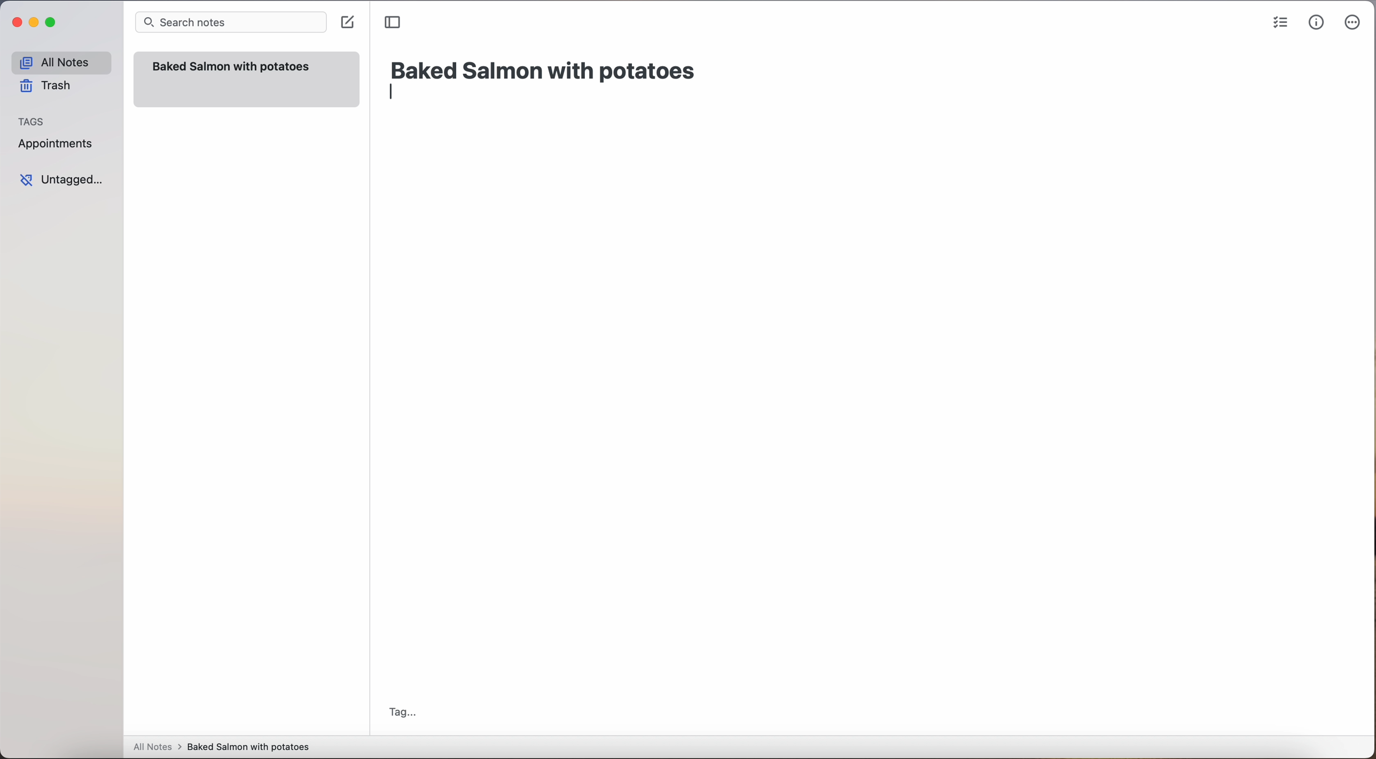 Image resolution: width=1376 pixels, height=759 pixels. I want to click on Enter, so click(395, 95).